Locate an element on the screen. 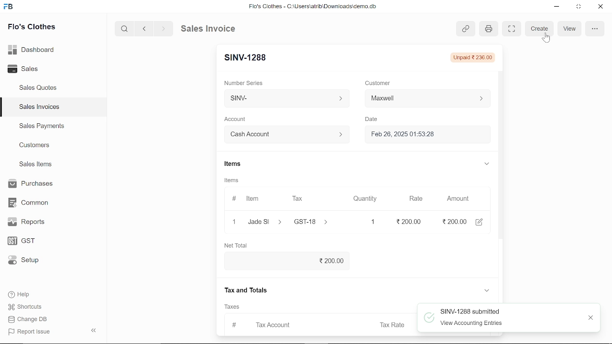  Purchases is located at coordinates (30, 184).